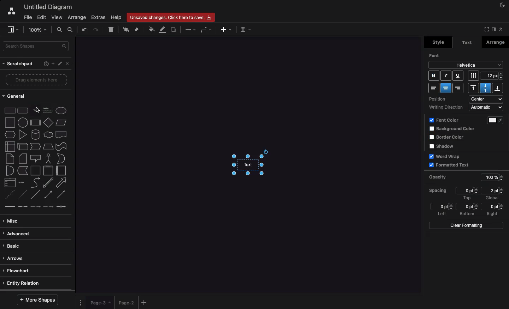 The image size is (509, 309). Describe the element at coordinates (125, 302) in the screenshot. I see `Page 2` at that location.